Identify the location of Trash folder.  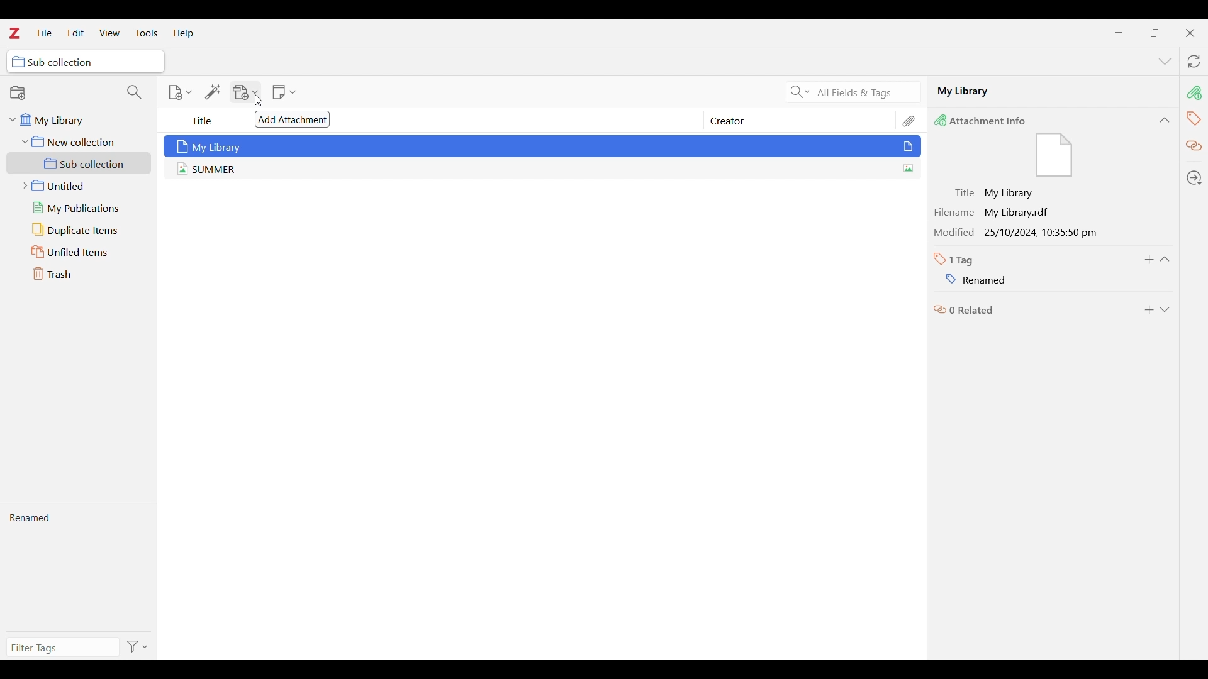
(82, 273).